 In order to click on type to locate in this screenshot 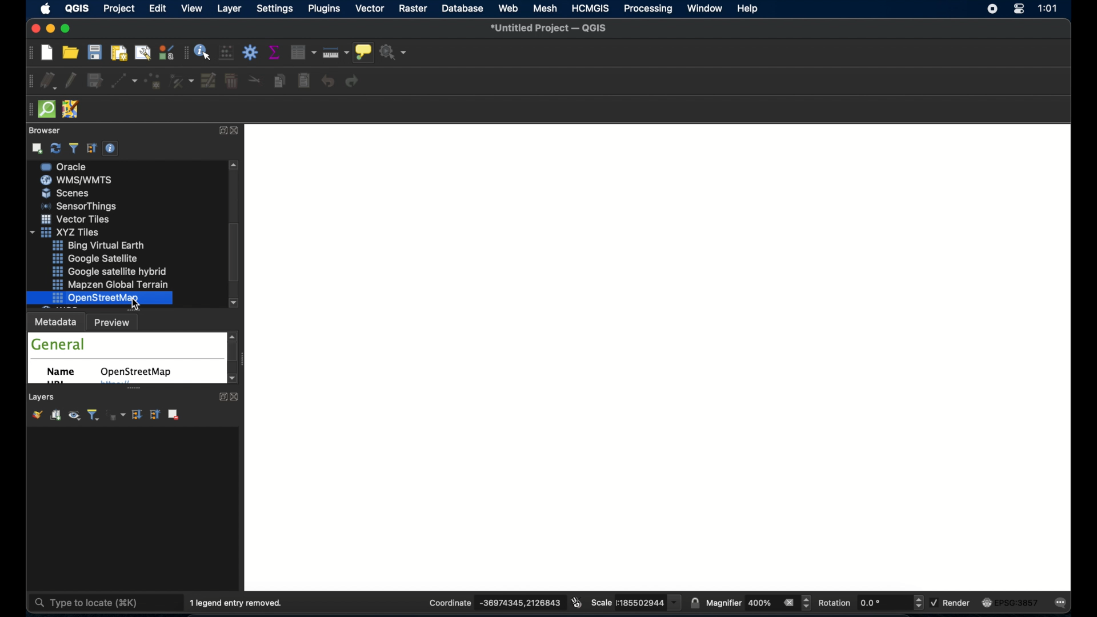, I will do `click(93, 603)`.